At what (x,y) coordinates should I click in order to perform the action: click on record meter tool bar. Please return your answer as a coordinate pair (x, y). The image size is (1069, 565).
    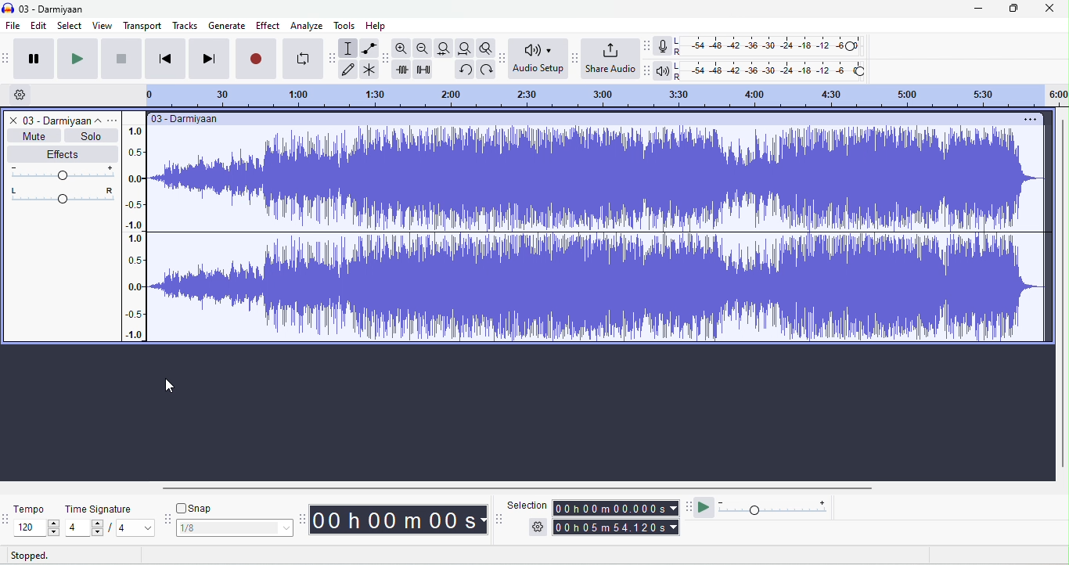
    Looking at the image, I should click on (648, 45).